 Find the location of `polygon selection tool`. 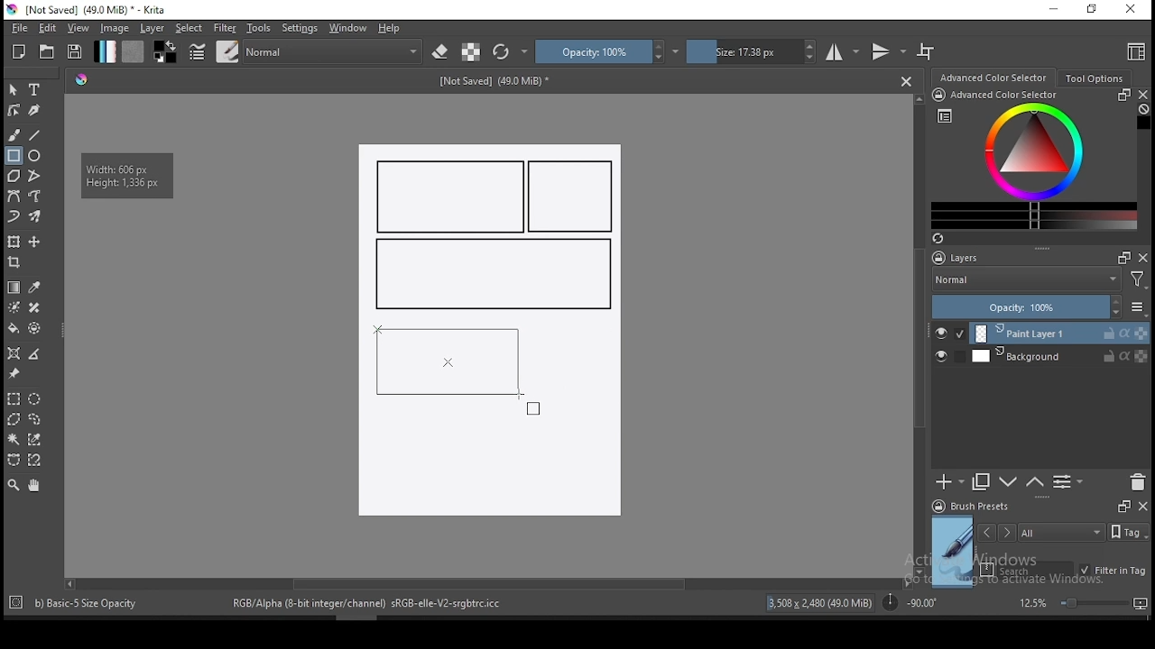

polygon selection tool is located at coordinates (14, 419).